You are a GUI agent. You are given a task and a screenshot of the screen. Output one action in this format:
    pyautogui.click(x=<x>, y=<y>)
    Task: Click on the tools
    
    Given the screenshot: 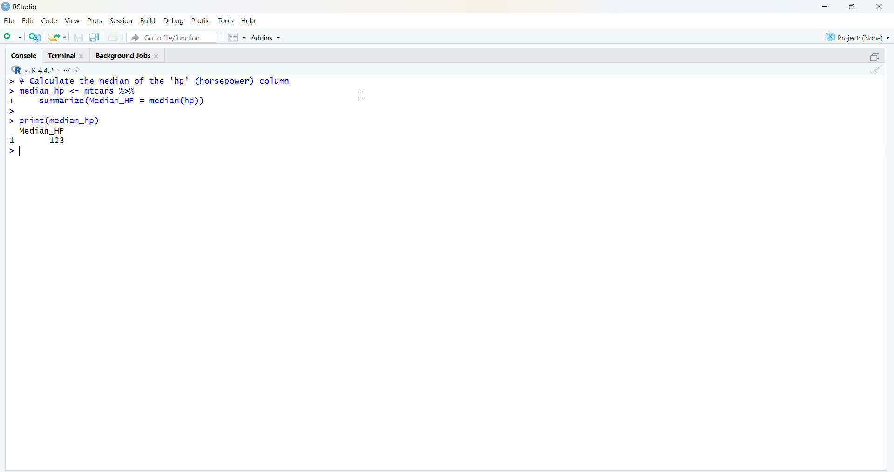 What is the action you would take?
    pyautogui.click(x=227, y=21)
    